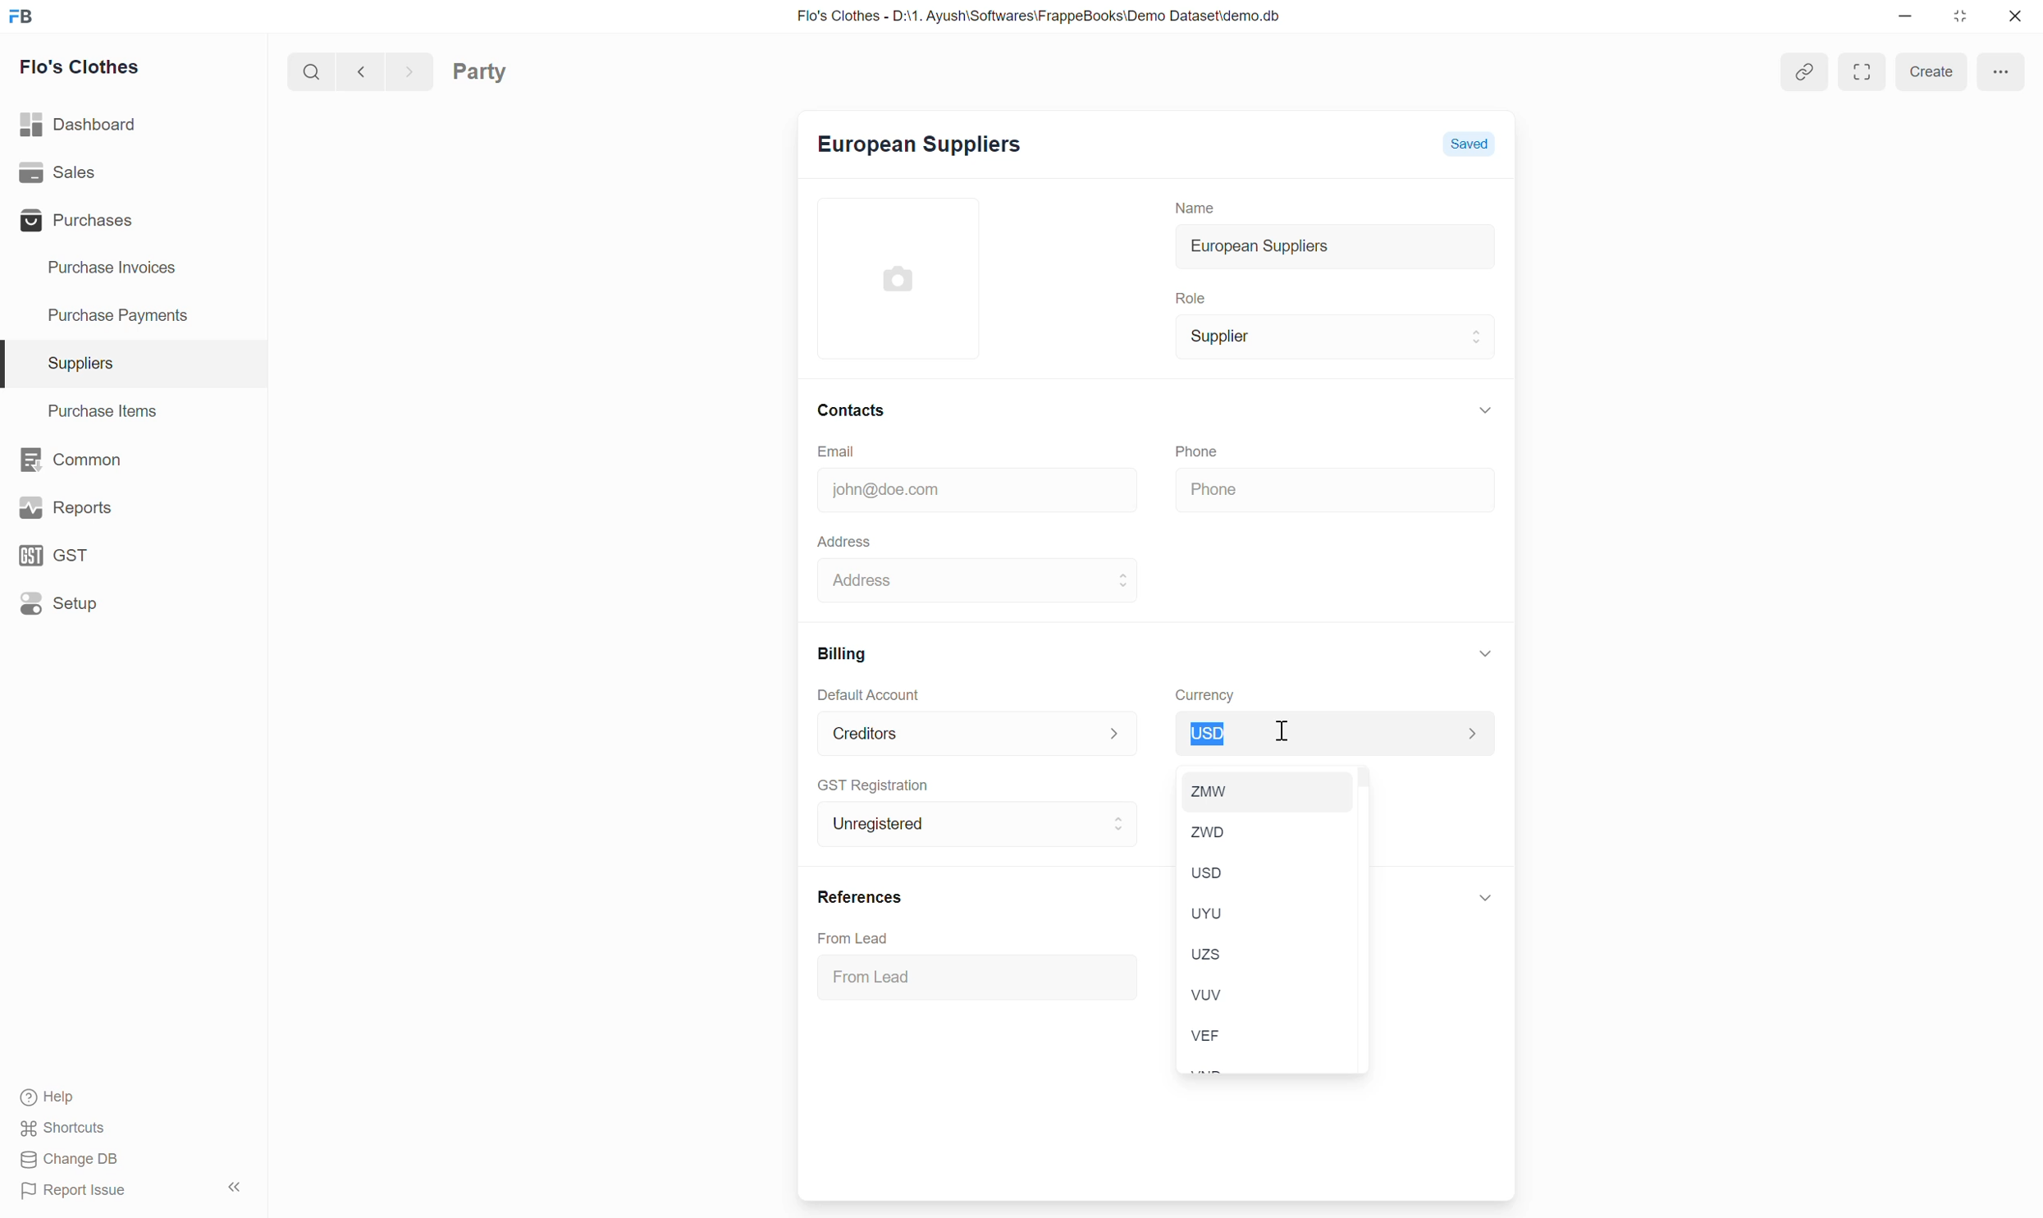  I want to click on create, so click(1926, 71).